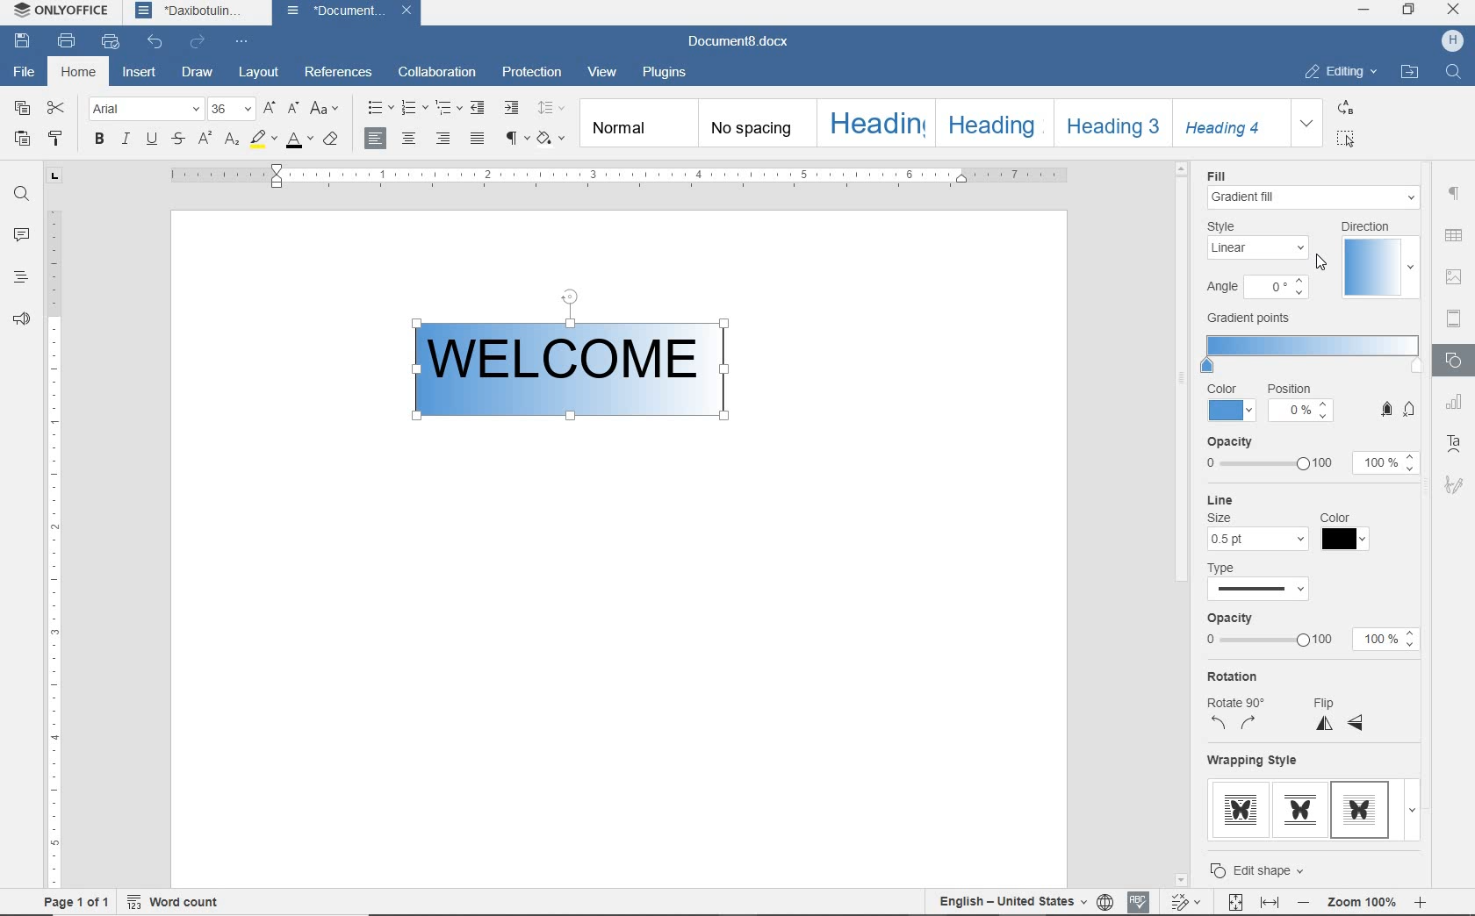 This screenshot has height=916, width=1475. I want to click on HOME, so click(80, 73).